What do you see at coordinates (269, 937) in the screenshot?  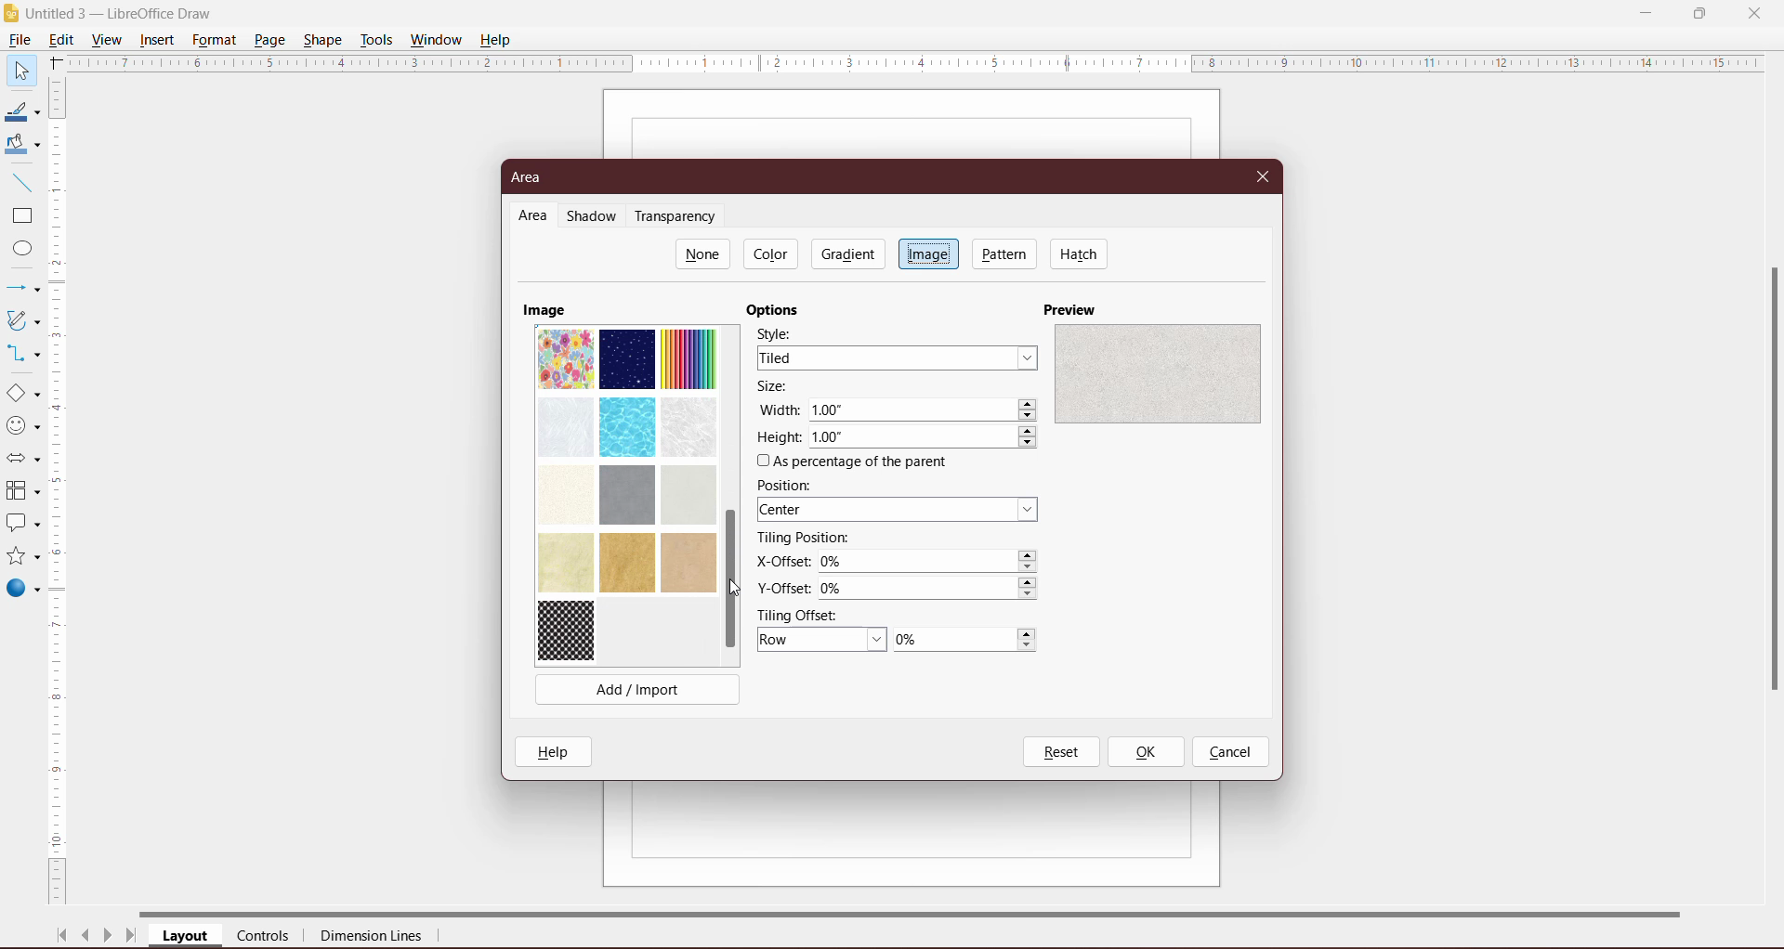 I see `Controls` at bounding box center [269, 937].